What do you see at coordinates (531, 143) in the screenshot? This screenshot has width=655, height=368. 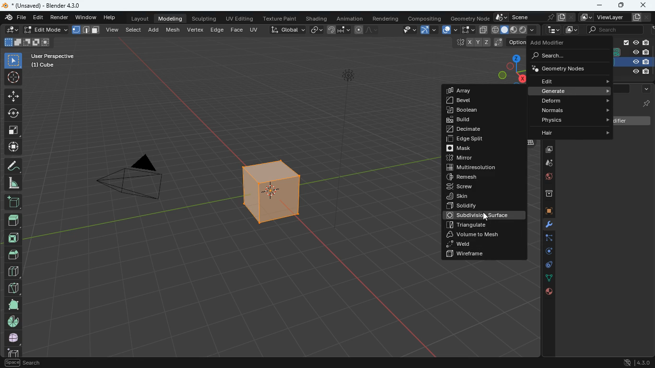 I see `layers` at bounding box center [531, 143].